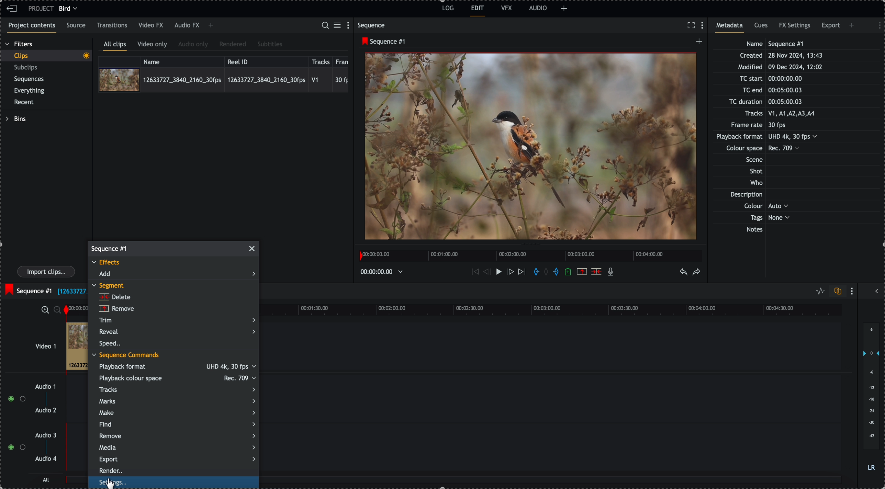 This screenshot has height=489, width=885. I want to click on clear marks, so click(548, 272).